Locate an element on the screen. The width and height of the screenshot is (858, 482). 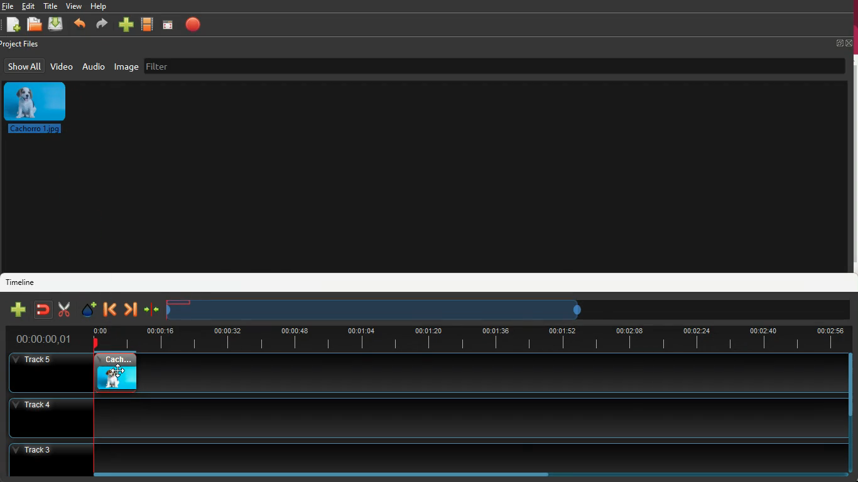
timeframe is located at coordinates (375, 308).